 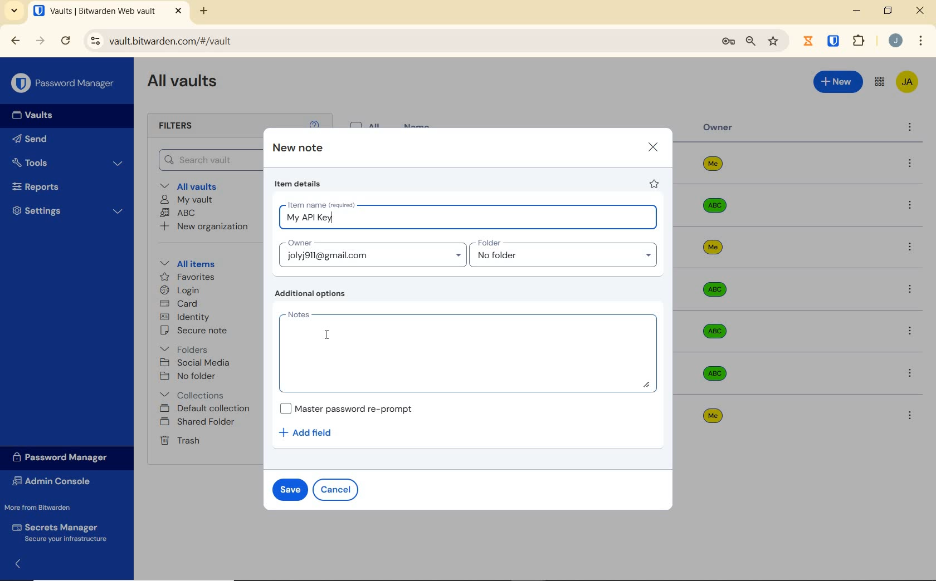 I want to click on My Vault, so click(x=188, y=200).